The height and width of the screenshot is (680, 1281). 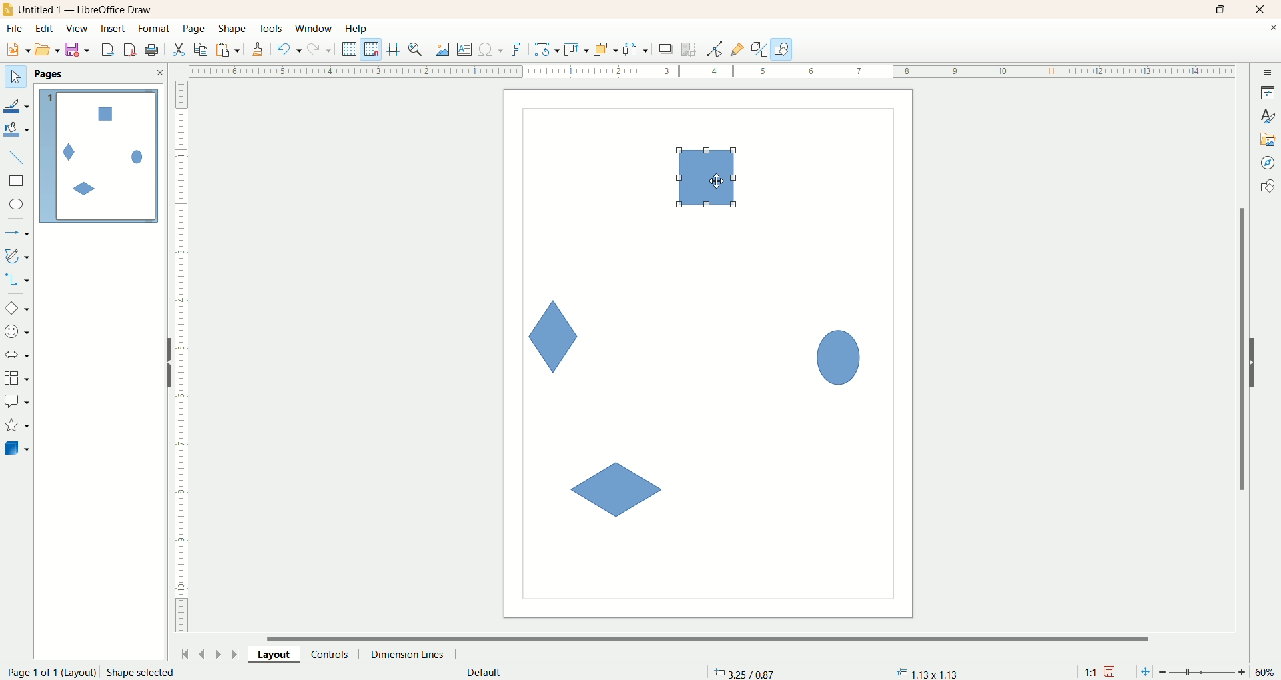 I want to click on page number, so click(x=48, y=672).